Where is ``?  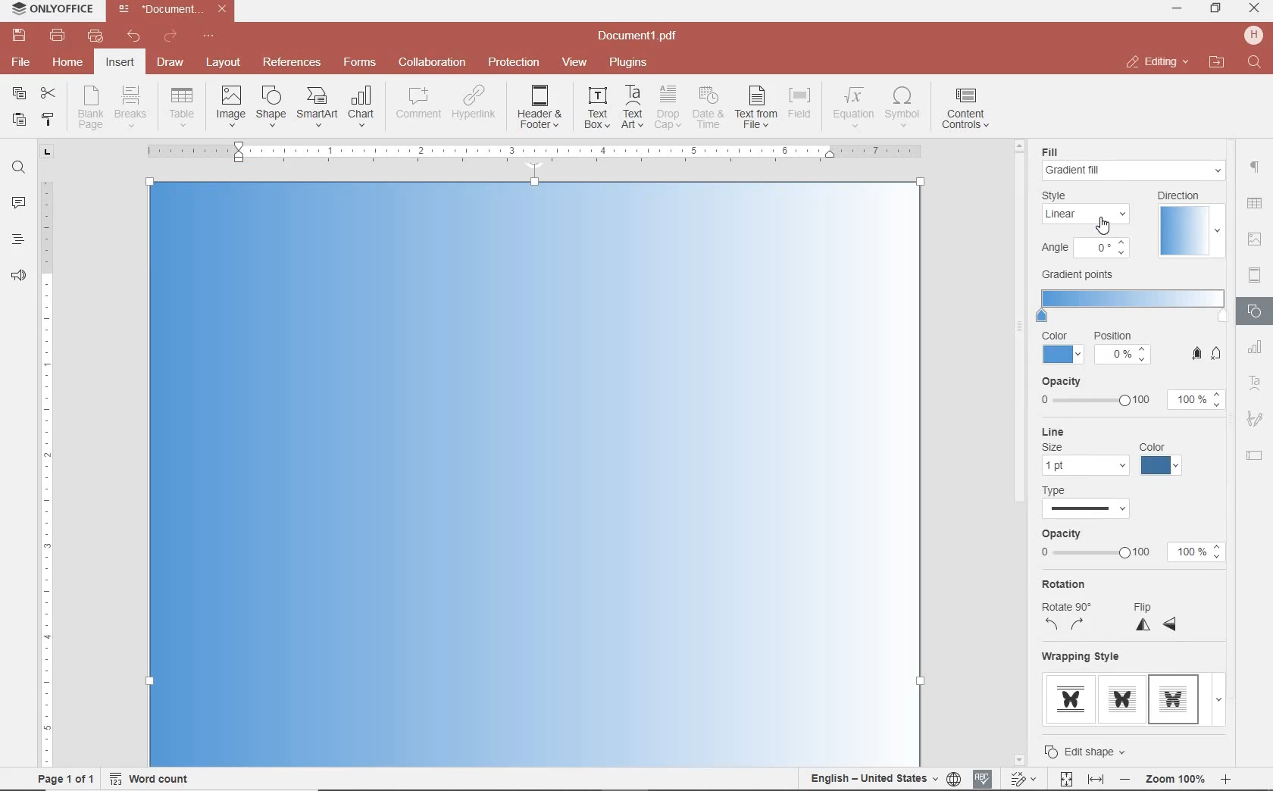  is located at coordinates (1175, 780).